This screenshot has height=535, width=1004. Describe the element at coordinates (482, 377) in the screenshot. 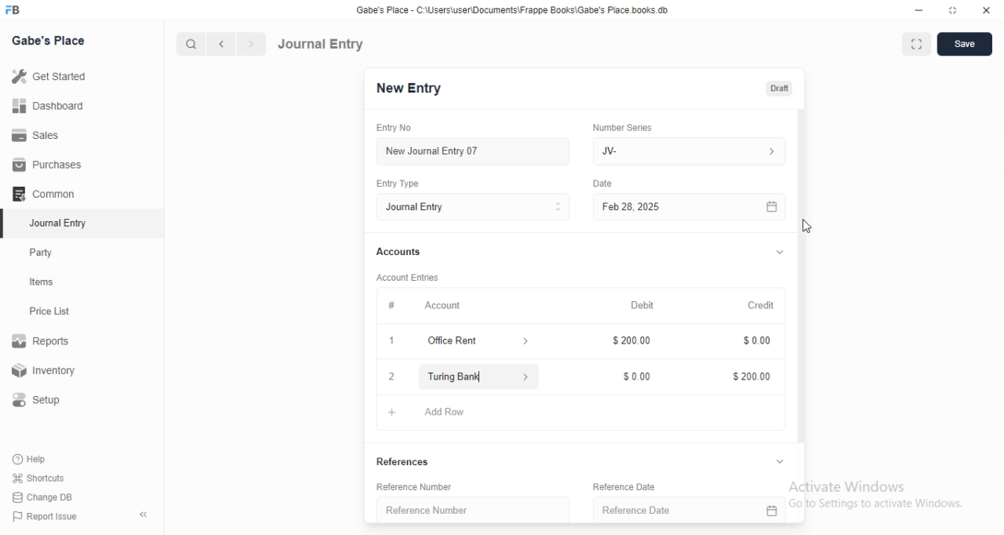

I see `cursor` at that location.